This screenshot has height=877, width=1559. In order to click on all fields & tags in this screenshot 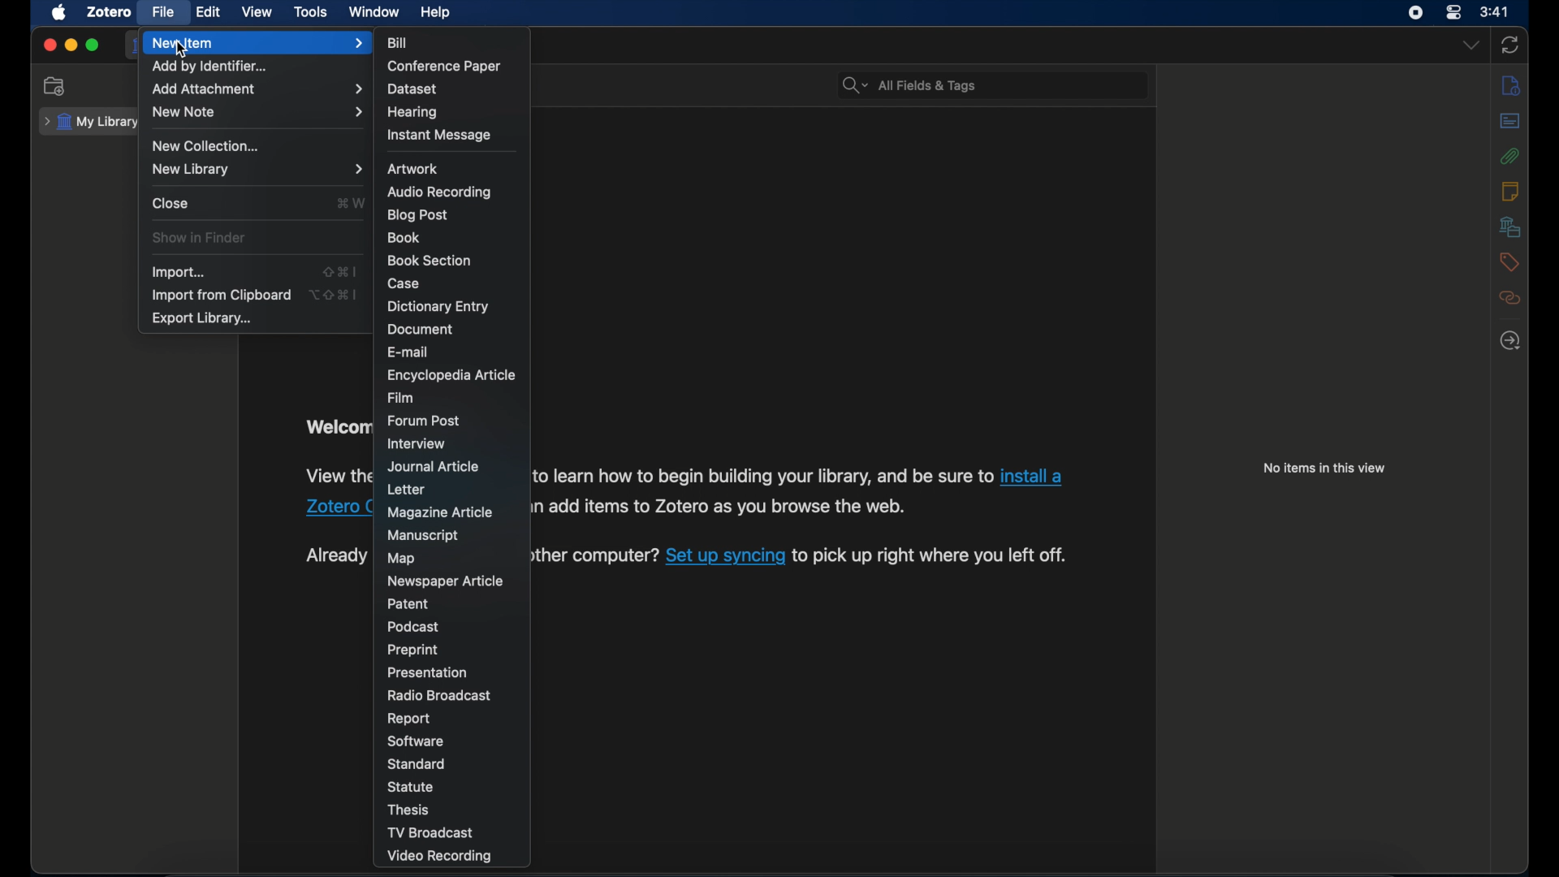, I will do `click(910, 85)`.